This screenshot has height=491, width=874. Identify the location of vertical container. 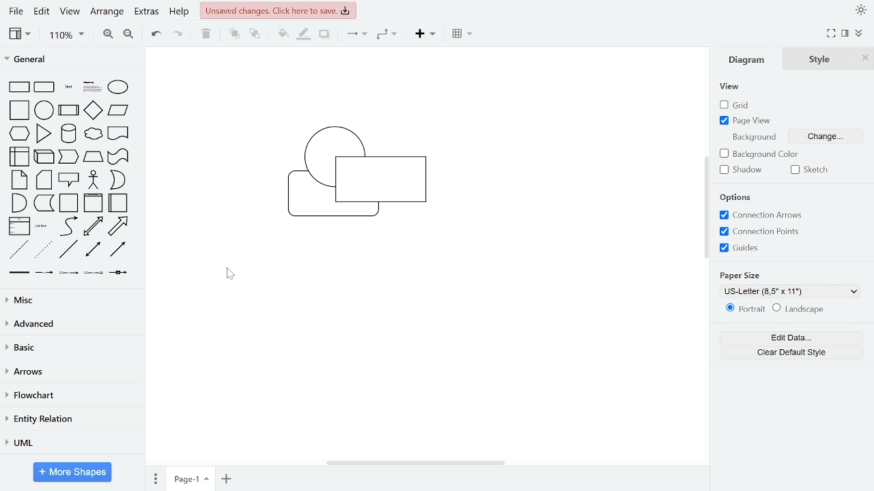
(94, 203).